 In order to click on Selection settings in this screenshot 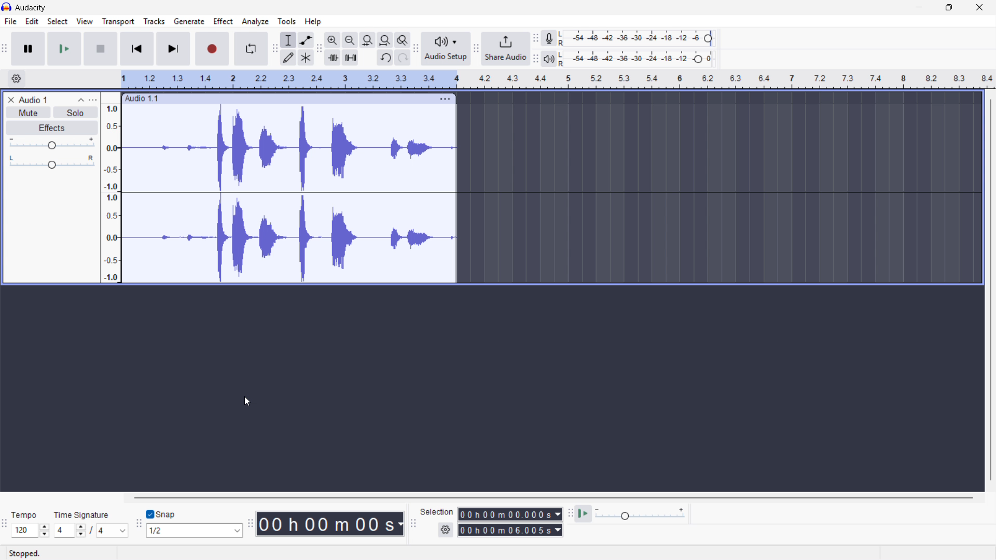, I will do `click(446, 530)`.